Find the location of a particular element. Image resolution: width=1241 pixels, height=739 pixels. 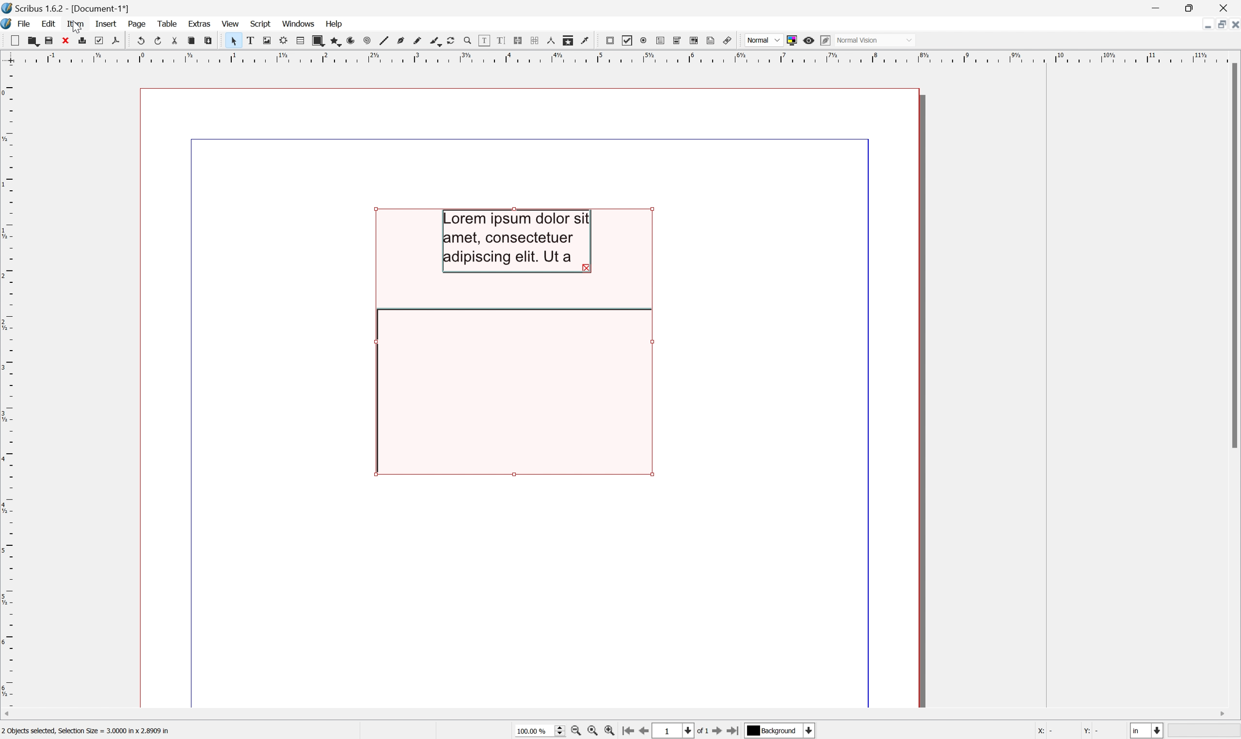

Normal is located at coordinates (763, 38).